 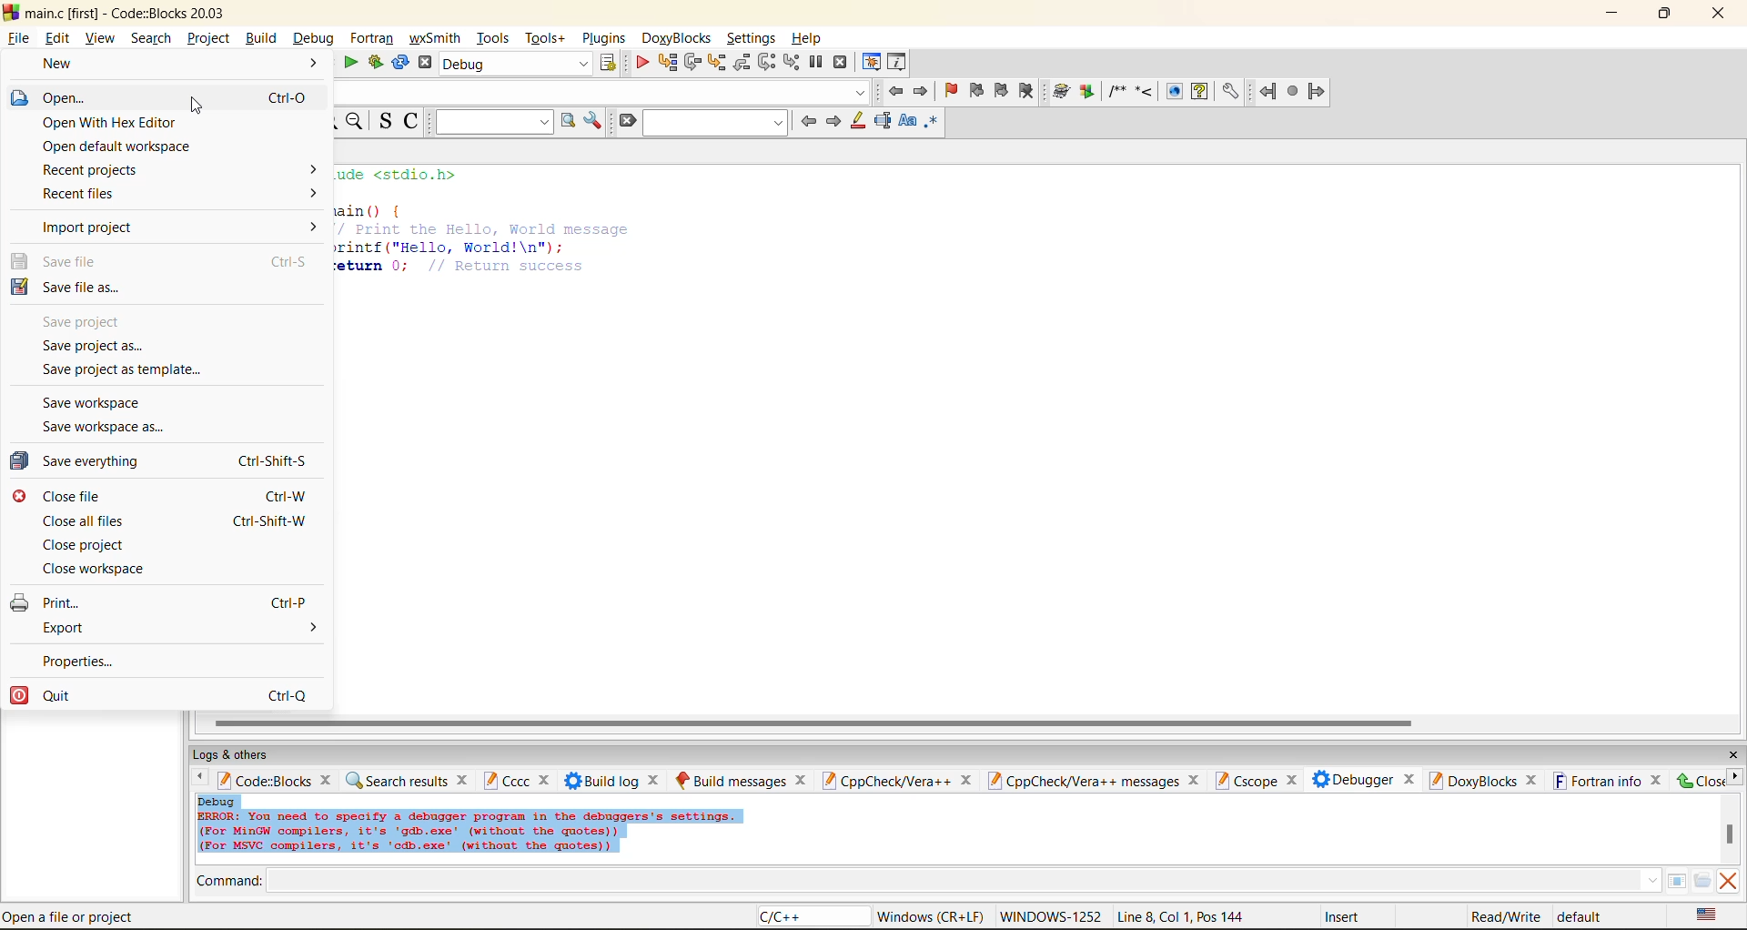 What do you see at coordinates (177, 461) in the screenshot?
I see `save everything` at bounding box center [177, 461].